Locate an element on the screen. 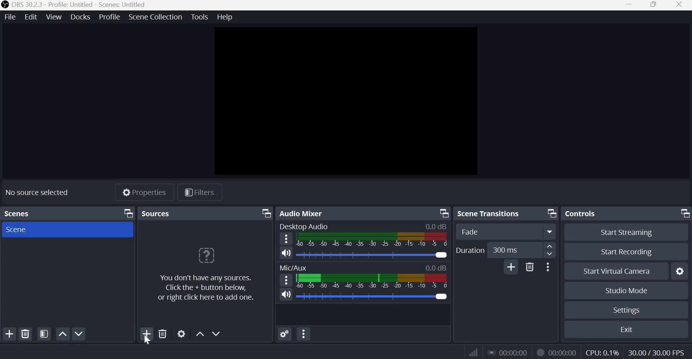   Dock Options icon is located at coordinates (683, 213).